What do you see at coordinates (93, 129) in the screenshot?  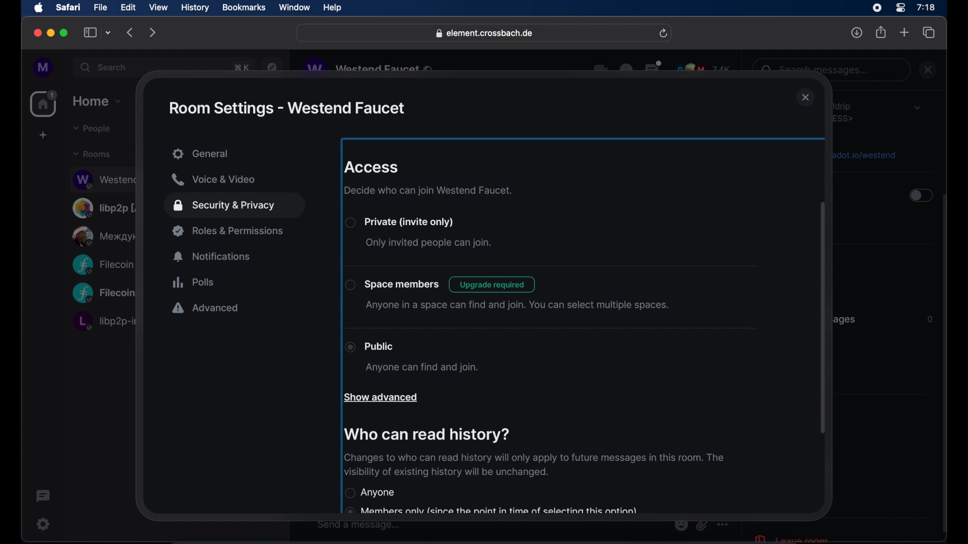 I see `` at bounding box center [93, 129].